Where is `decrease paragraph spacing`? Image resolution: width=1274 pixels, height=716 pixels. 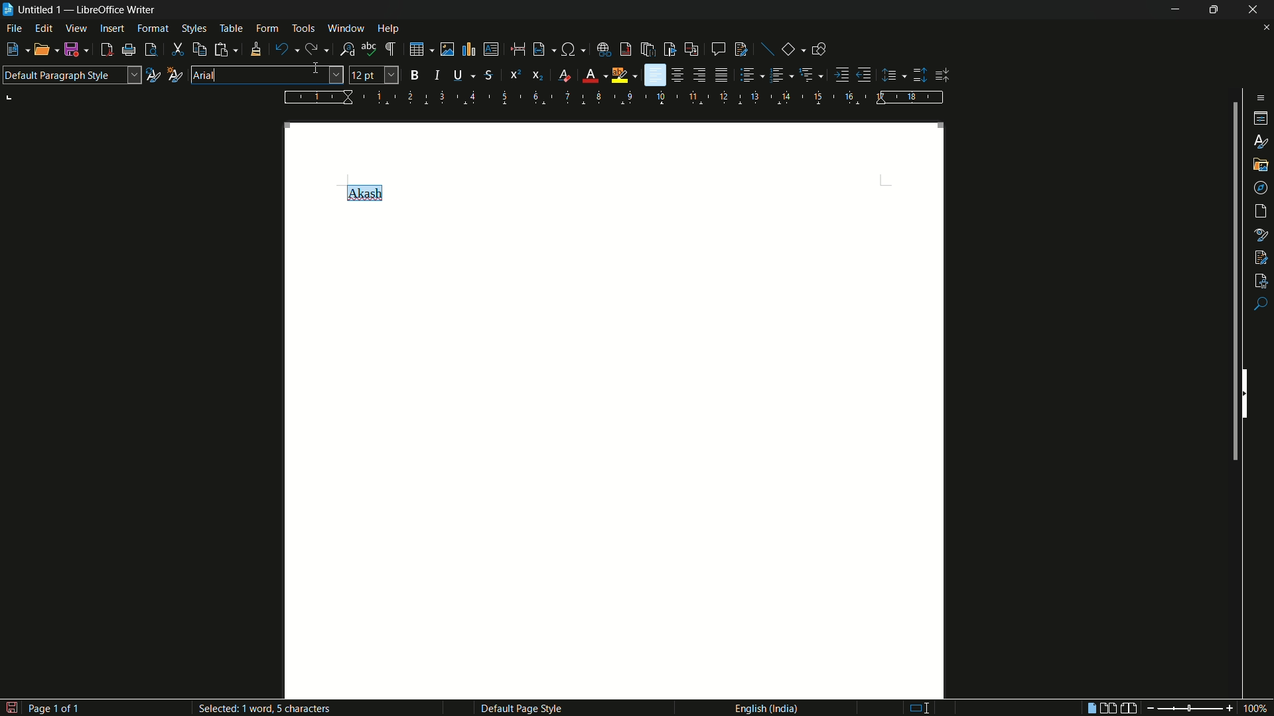 decrease paragraph spacing is located at coordinates (944, 76).